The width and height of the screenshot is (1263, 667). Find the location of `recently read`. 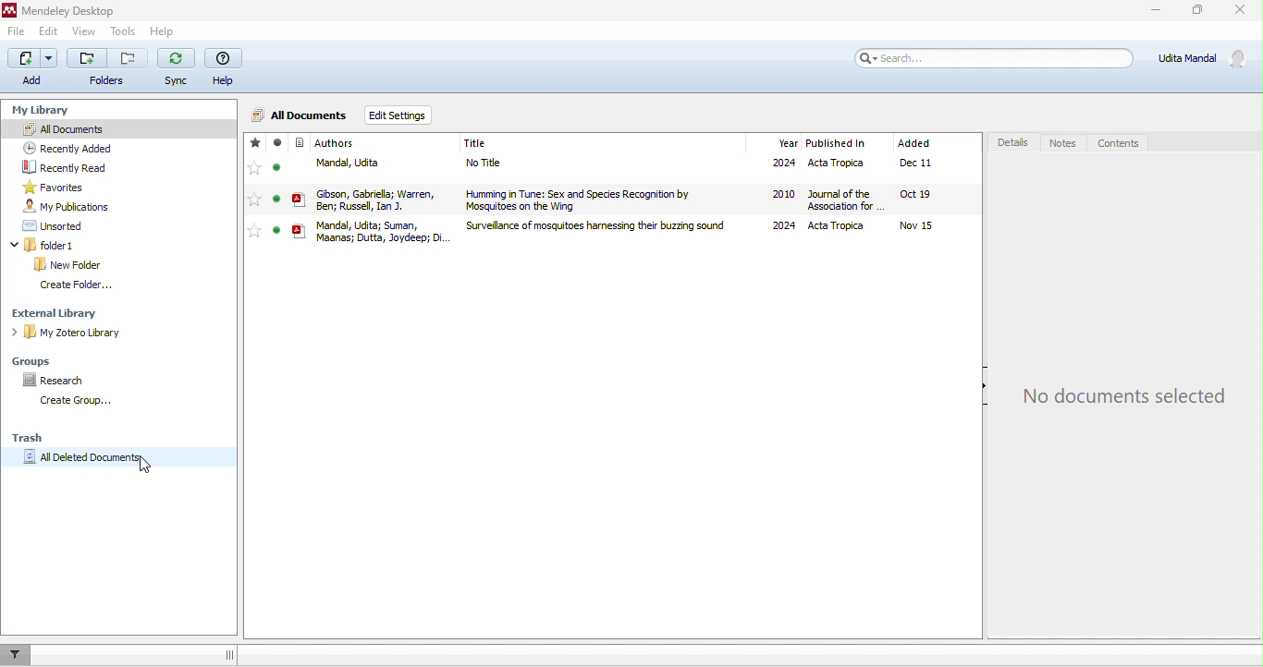

recently read is located at coordinates (87, 166).